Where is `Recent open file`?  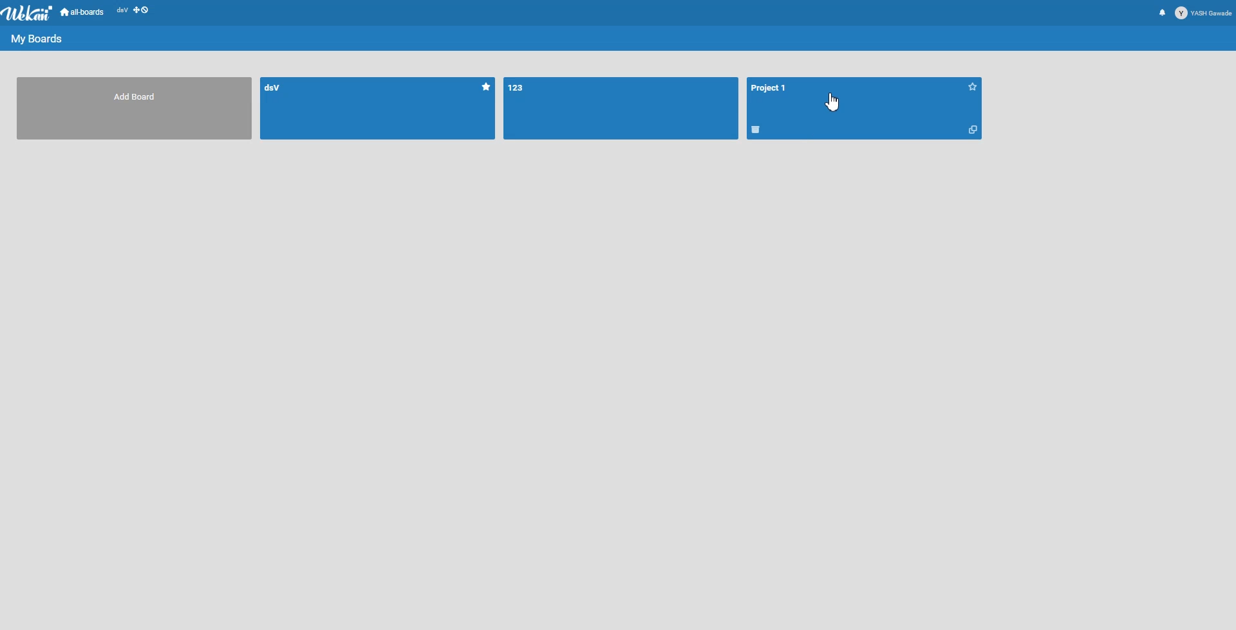 Recent open file is located at coordinates (122, 12).